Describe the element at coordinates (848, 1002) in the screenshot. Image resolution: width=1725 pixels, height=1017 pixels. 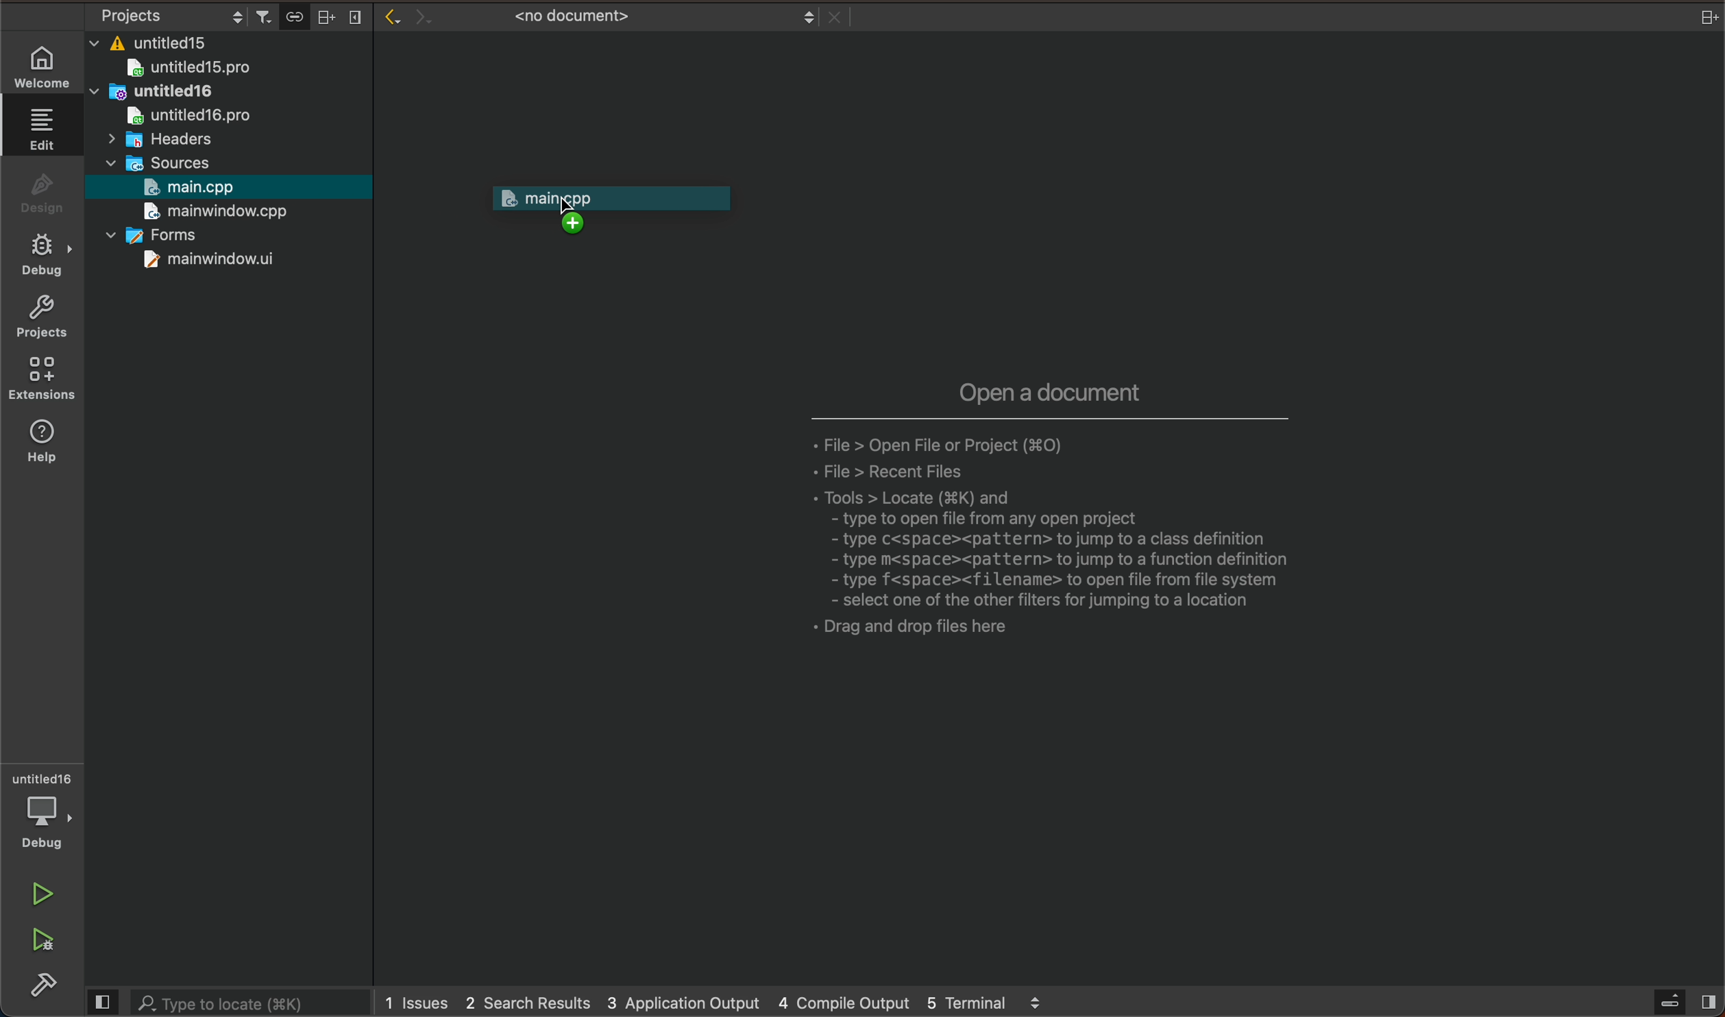
I see `4 compile output` at that location.